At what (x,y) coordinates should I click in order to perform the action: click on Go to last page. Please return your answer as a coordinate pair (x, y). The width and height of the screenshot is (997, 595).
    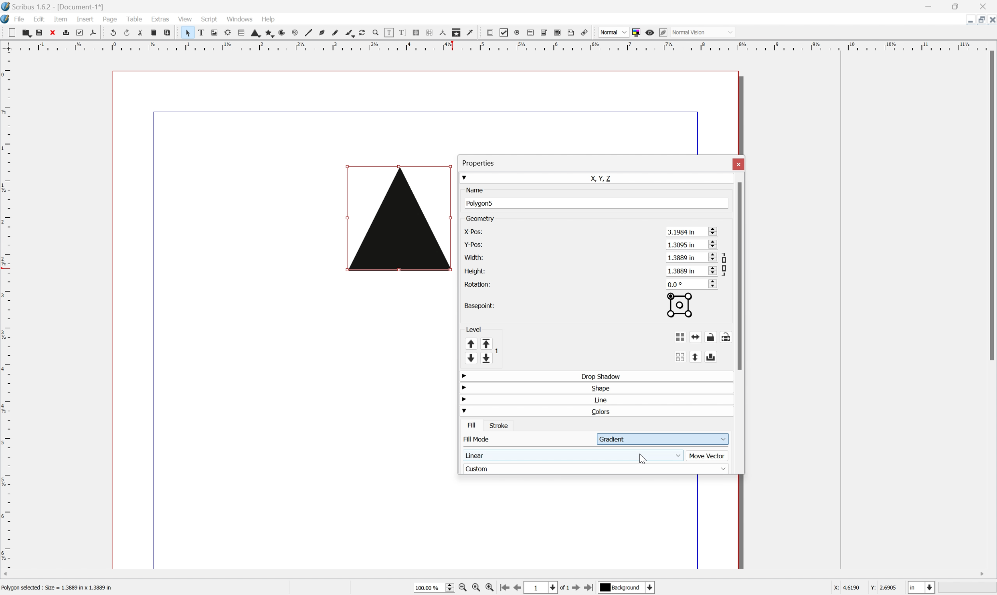
    Looking at the image, I should click on (590, 588).